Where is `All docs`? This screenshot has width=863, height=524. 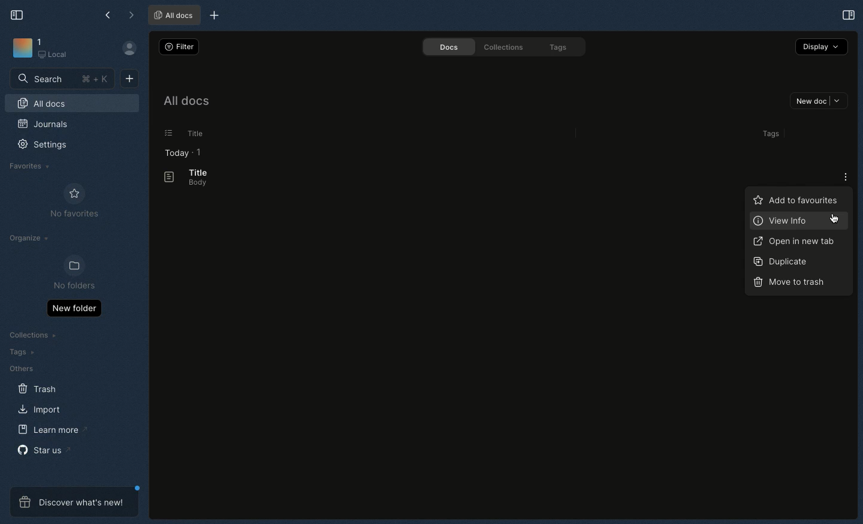
All docs is located at coordinates (72, 105).